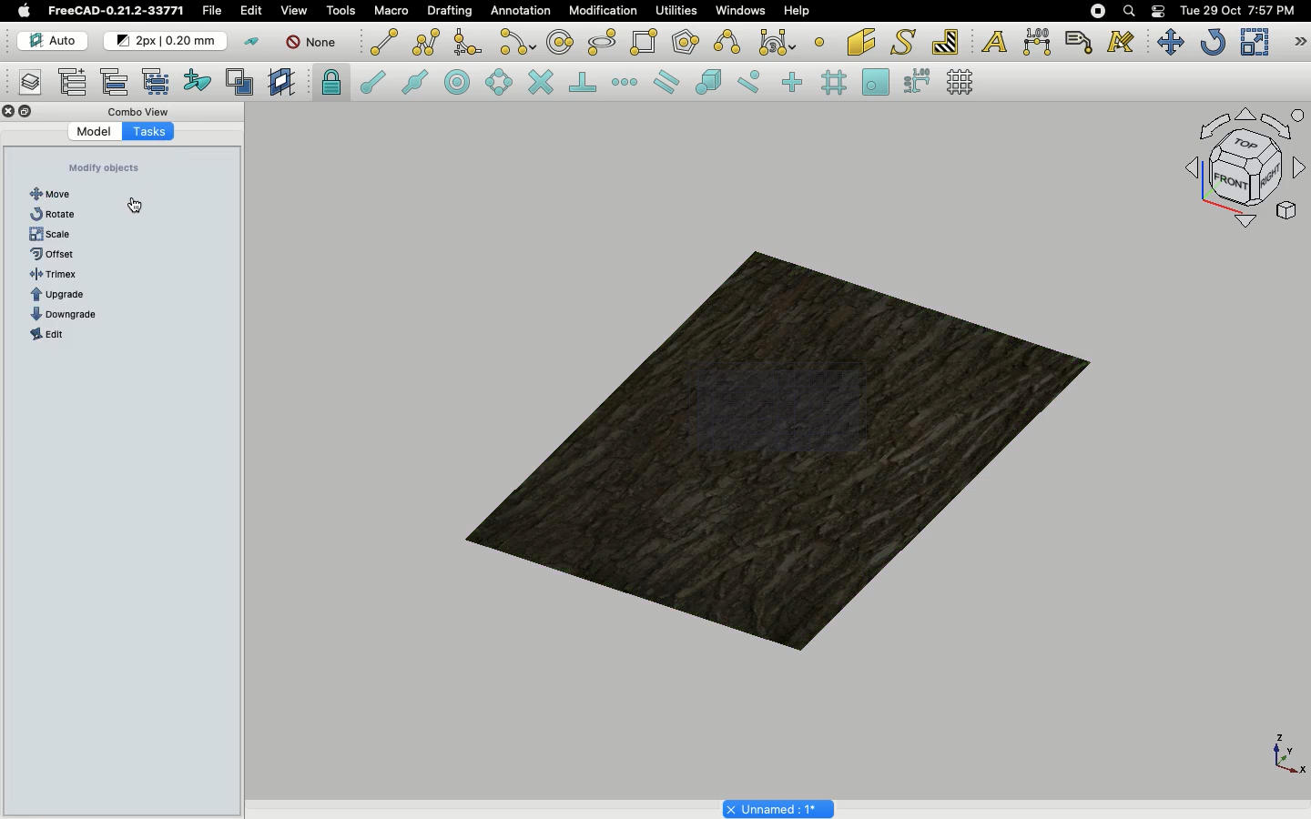 The image size is (1311, 819). I want to click on Edit, so click(46, 335).